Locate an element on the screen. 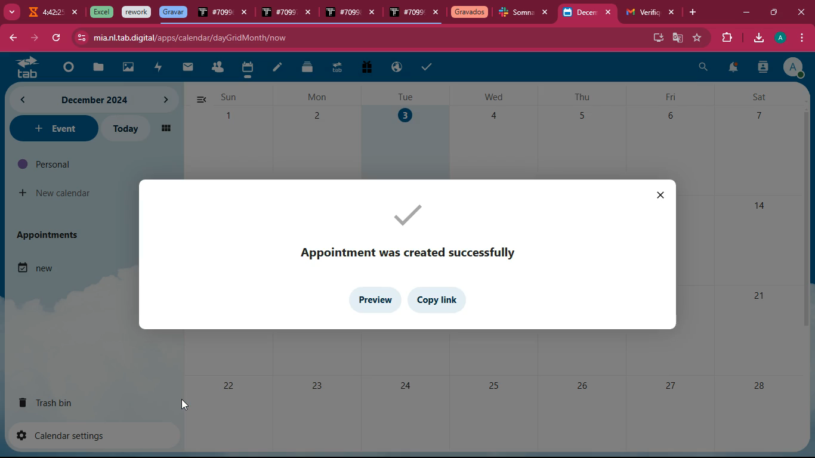  refresh is located at coordinates (56, 38).